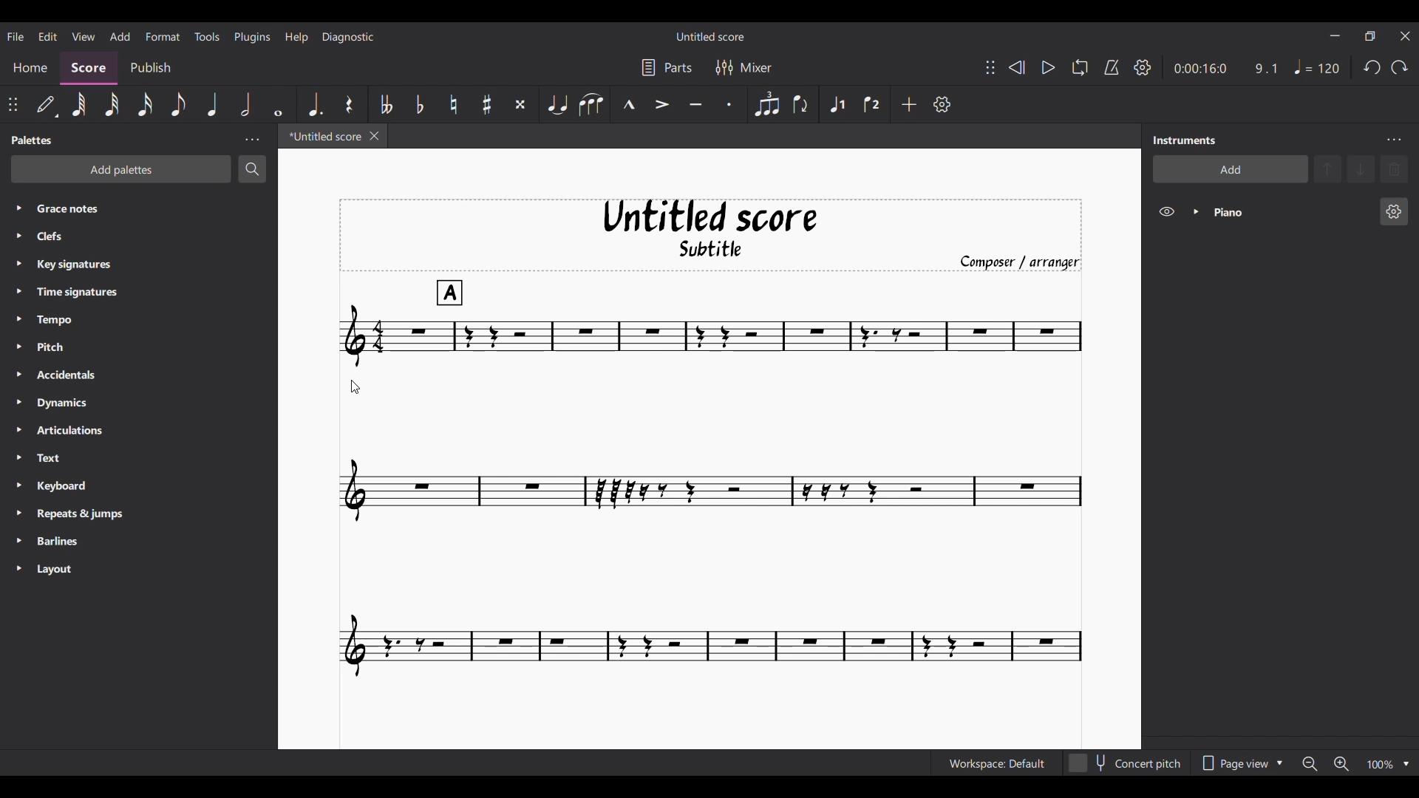  I want to click on Score name, so click(709, 36).